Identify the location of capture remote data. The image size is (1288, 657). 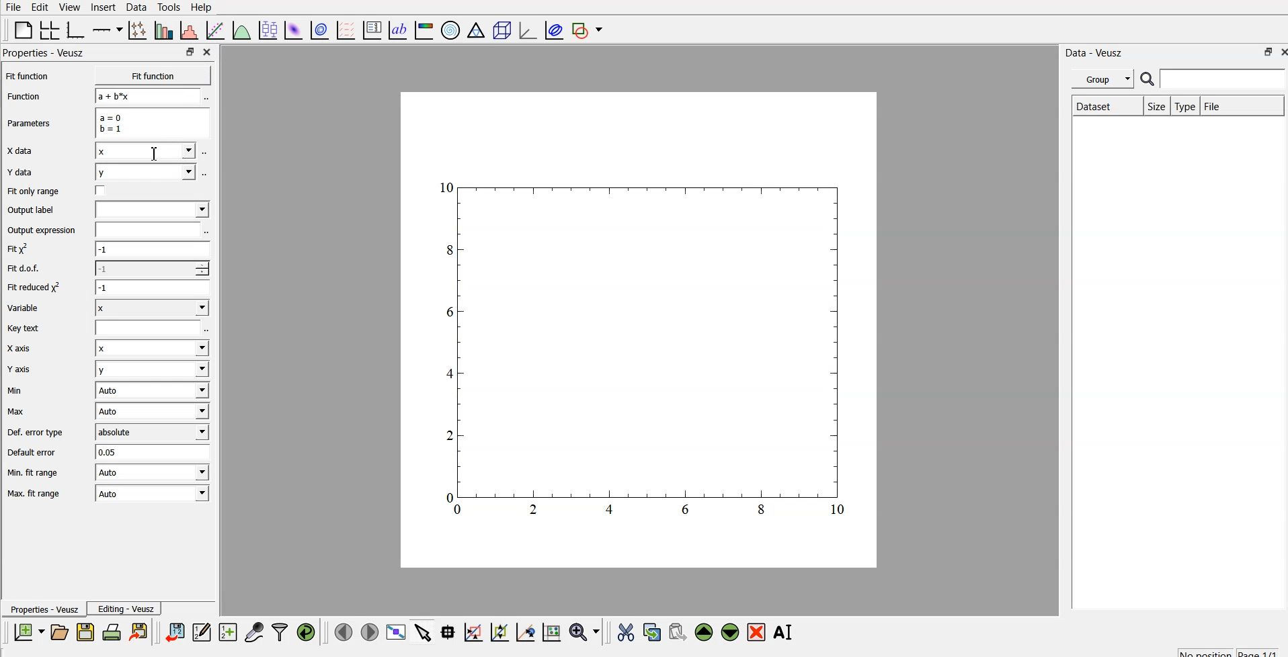
(255, 633).